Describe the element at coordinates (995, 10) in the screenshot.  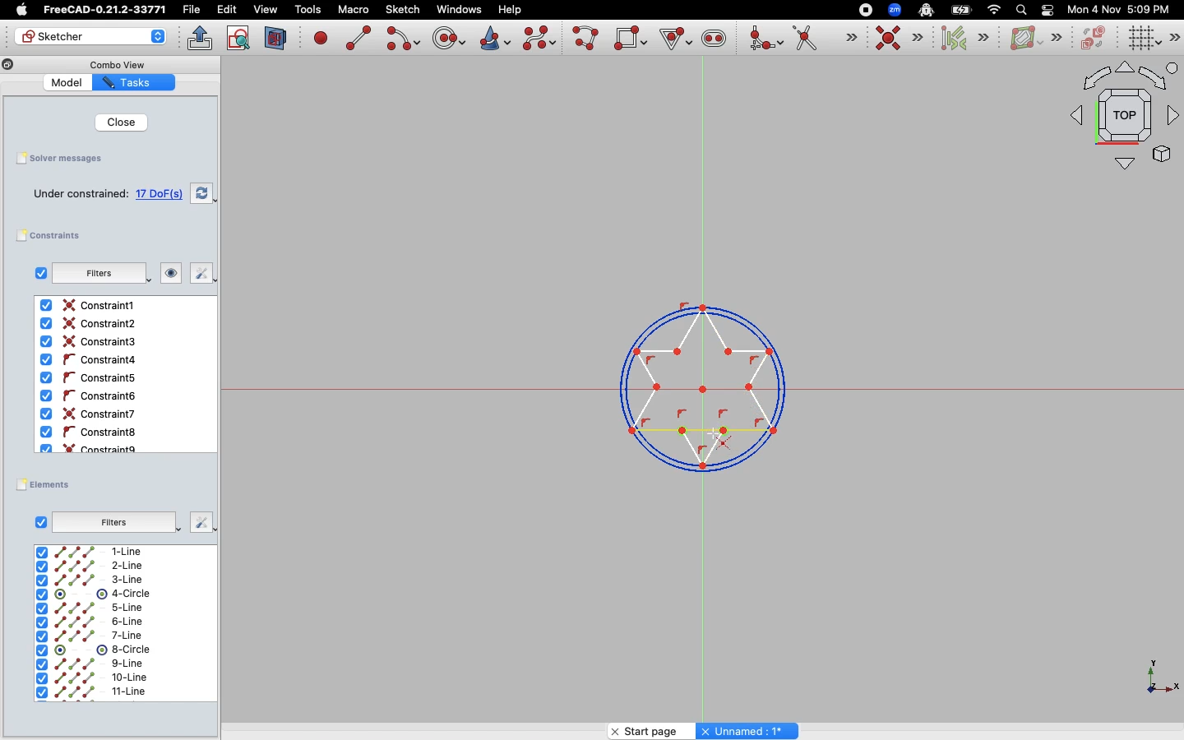
I see `Network` at that location.